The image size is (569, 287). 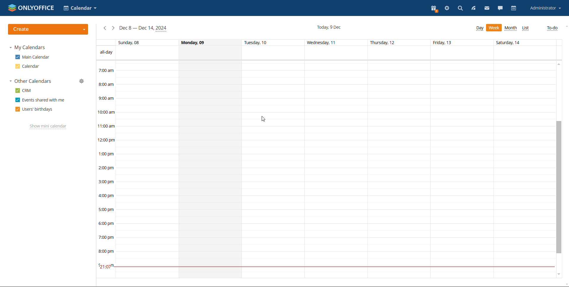 What do you see at coordinates (565, 26) in the screenshot?
I see `scroll up` at bounding box center [565, 26].